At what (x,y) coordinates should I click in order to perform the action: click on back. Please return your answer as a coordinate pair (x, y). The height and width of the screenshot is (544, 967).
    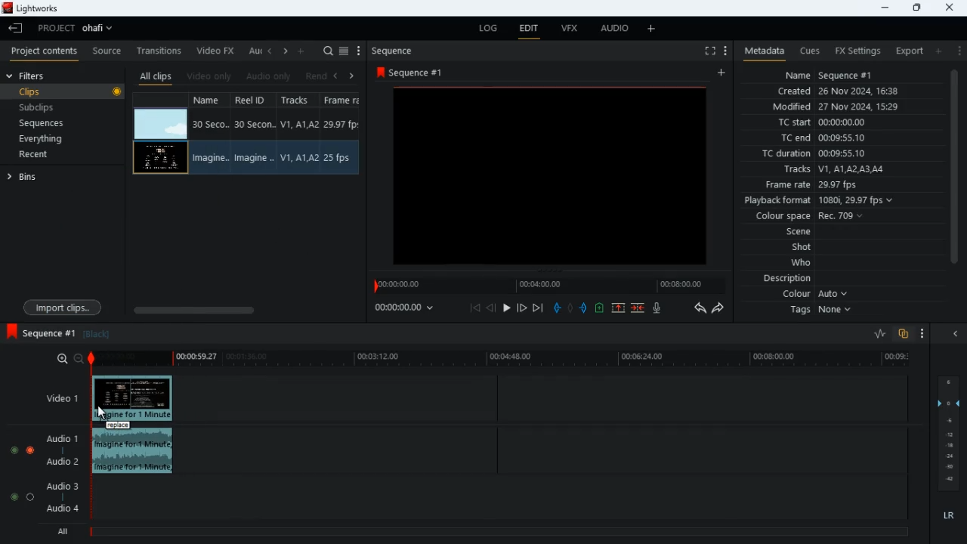
    Looking at the image, I should click on (335, 76).